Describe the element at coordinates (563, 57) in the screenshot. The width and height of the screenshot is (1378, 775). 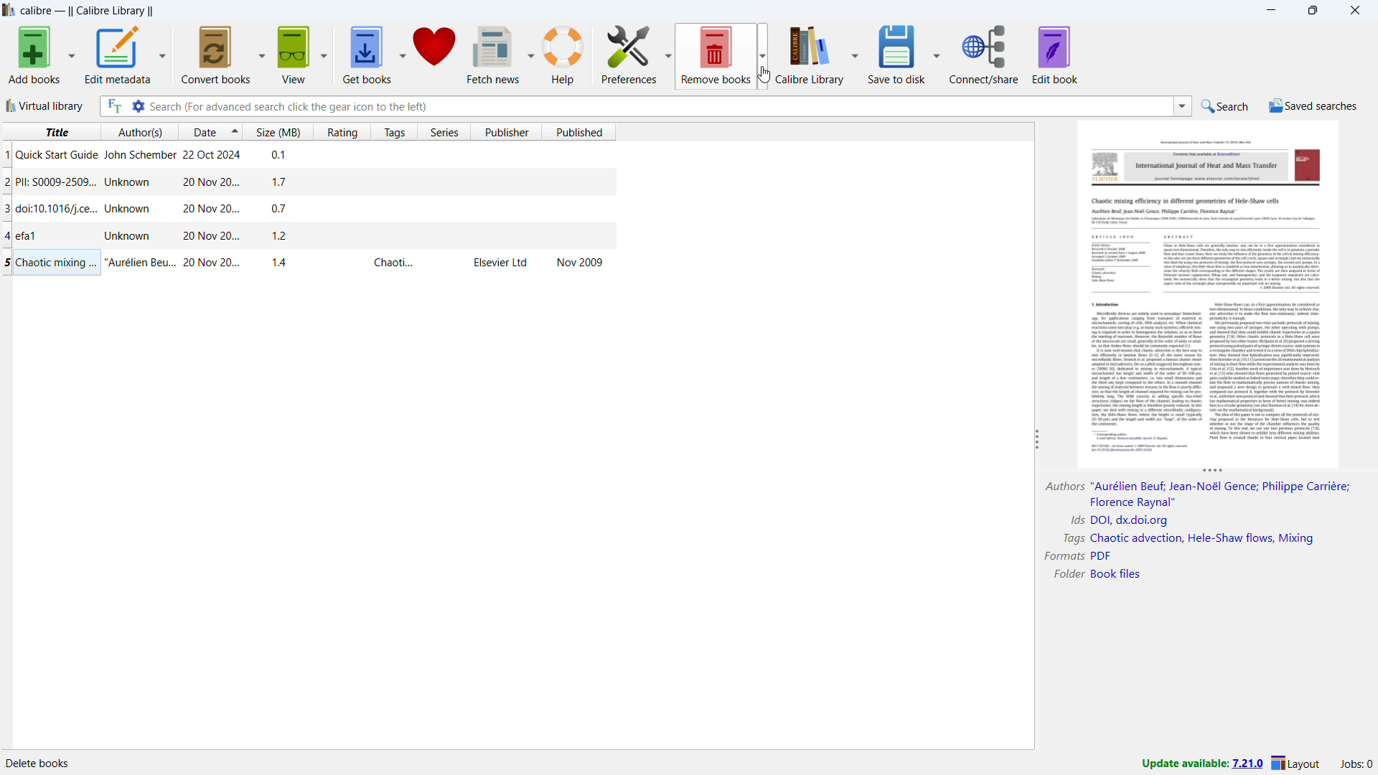
I see `help` at that location.